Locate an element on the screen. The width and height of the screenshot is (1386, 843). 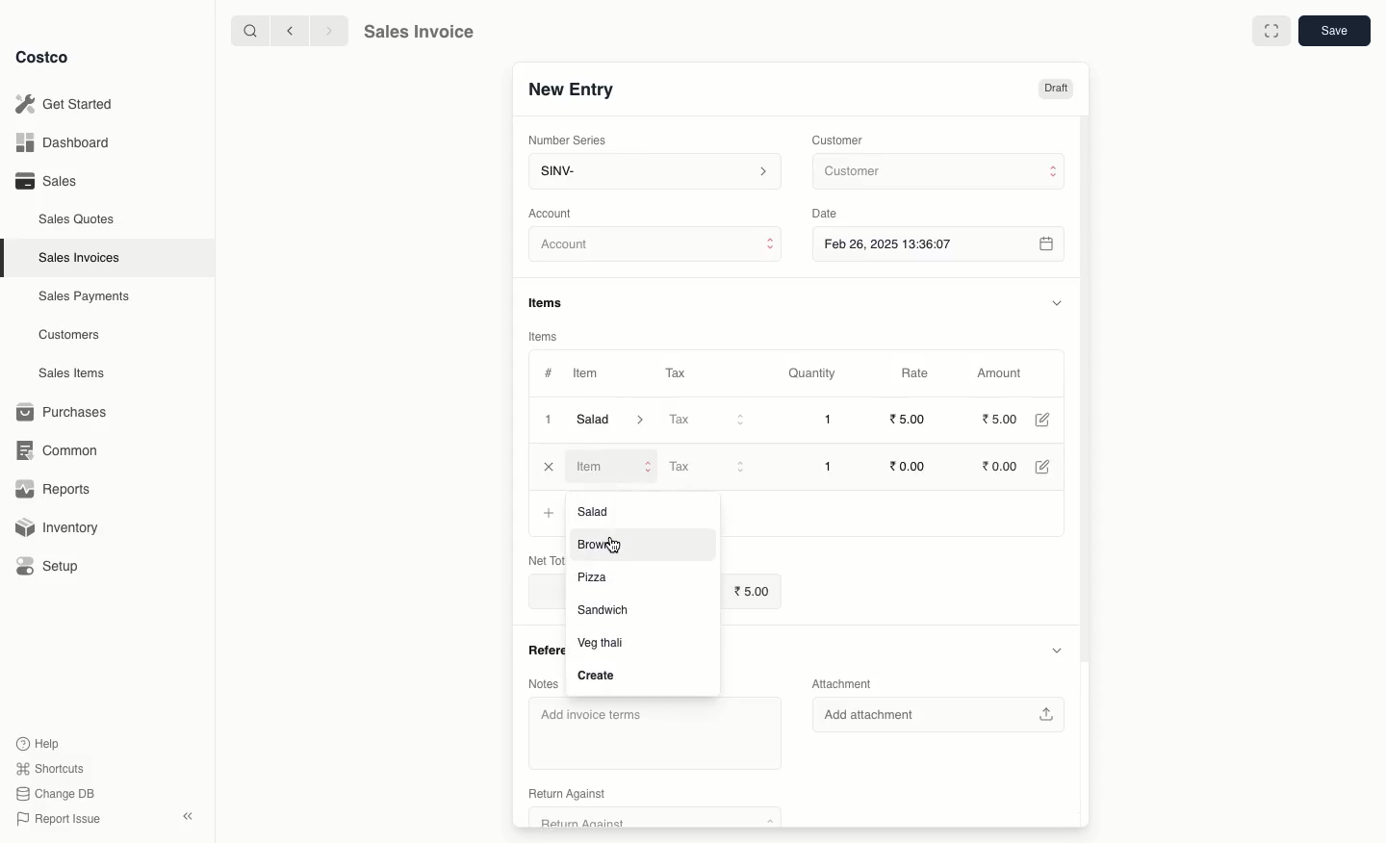
Pizza is located at coordinates (597, 575).